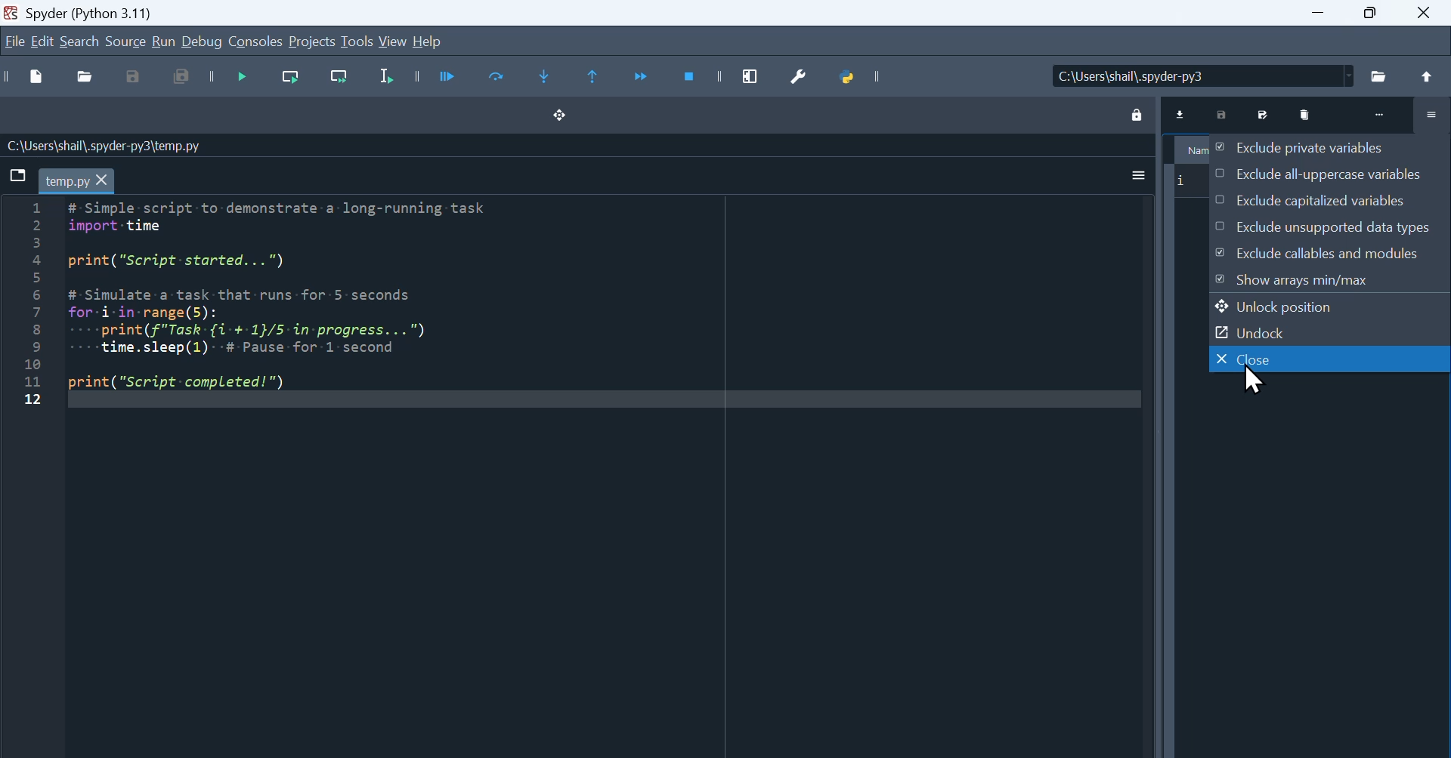 This screenshot has height=758, width=1451. Describe the element at coordinates (85, 76) in the screenshot. I see `Open file` at that location.